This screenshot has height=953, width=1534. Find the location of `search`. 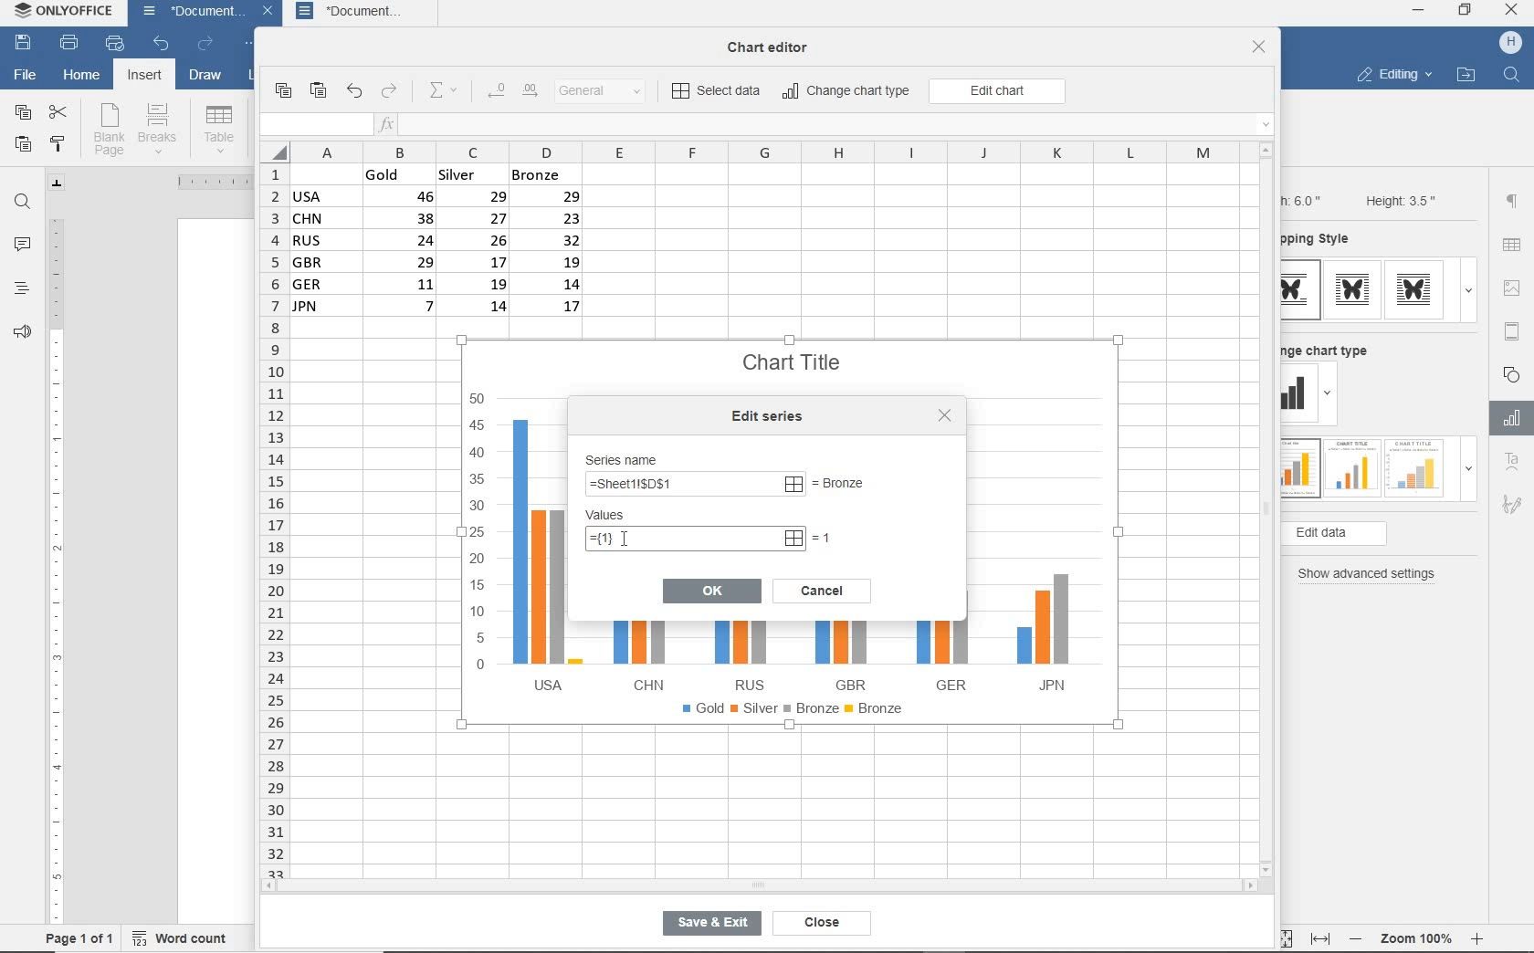

search is located at coordinates (1514, 73).